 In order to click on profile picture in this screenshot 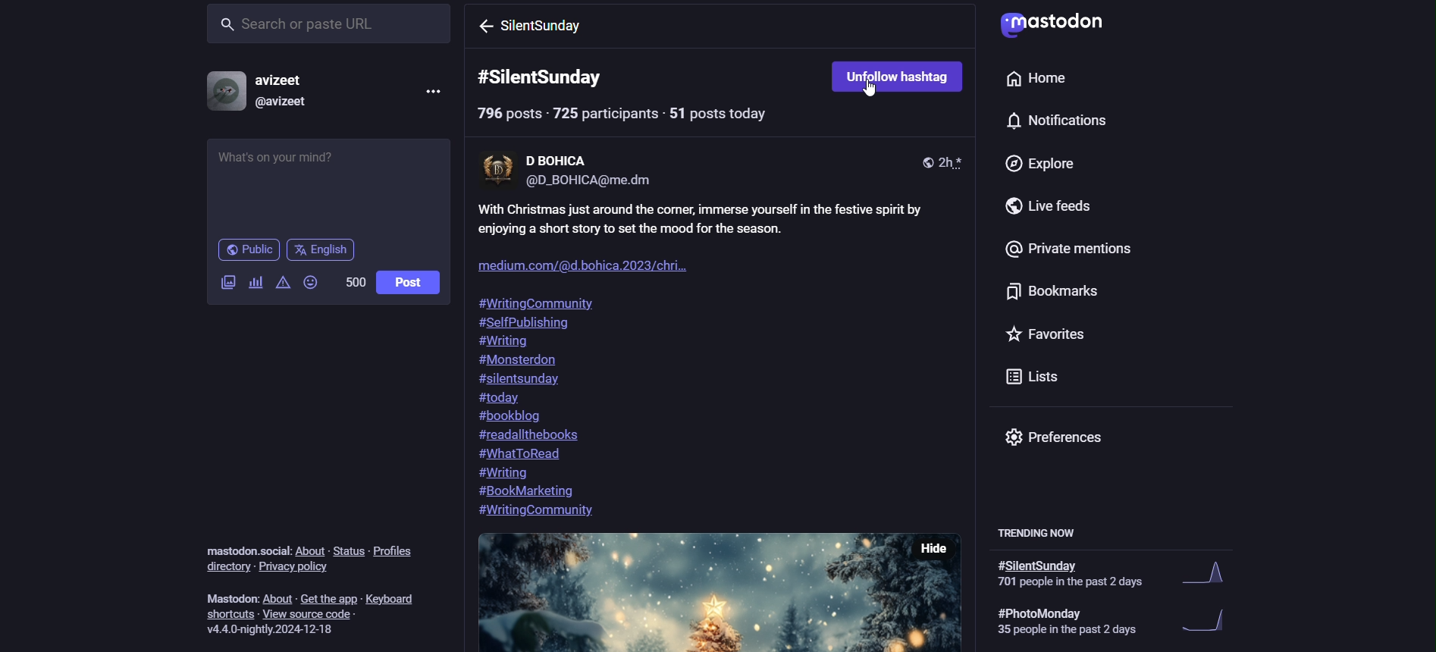, I will do `click(226, 91)`.